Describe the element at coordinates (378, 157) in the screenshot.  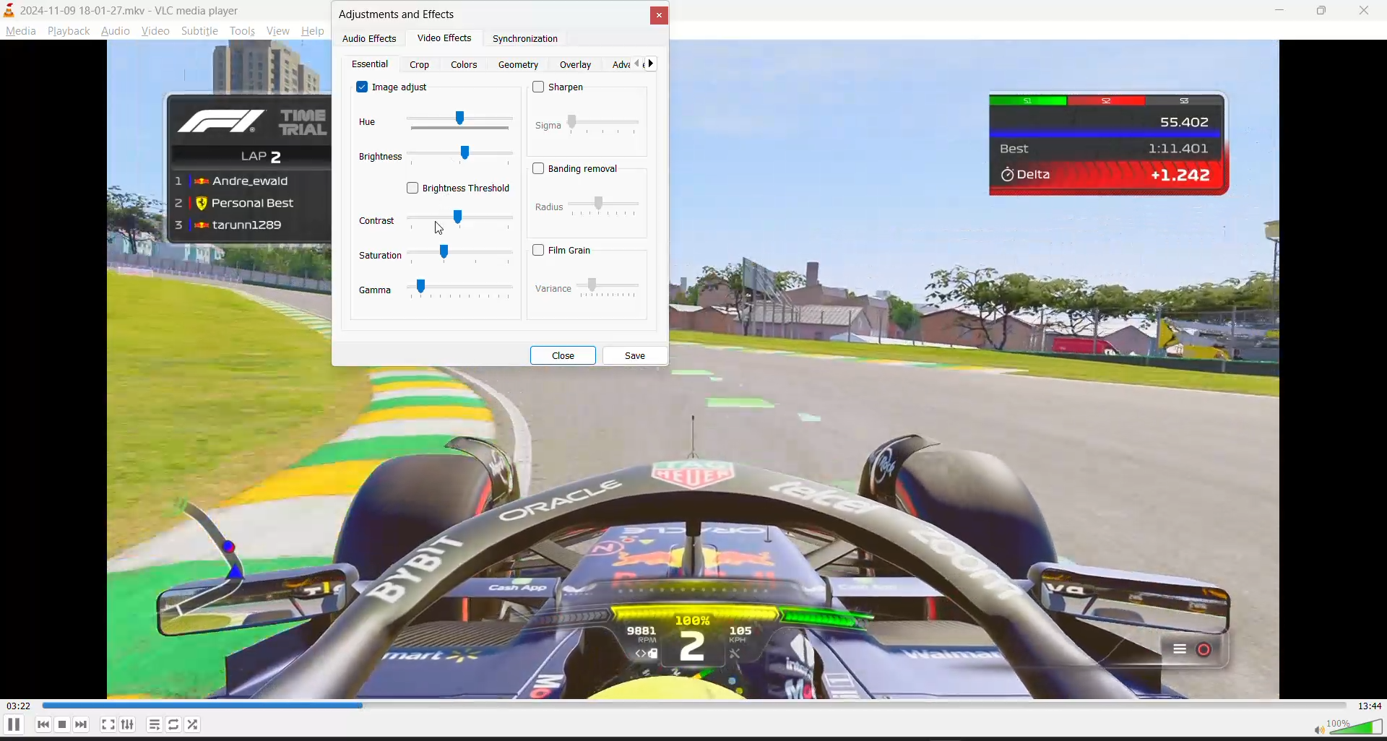
I see `brightness` at that location.